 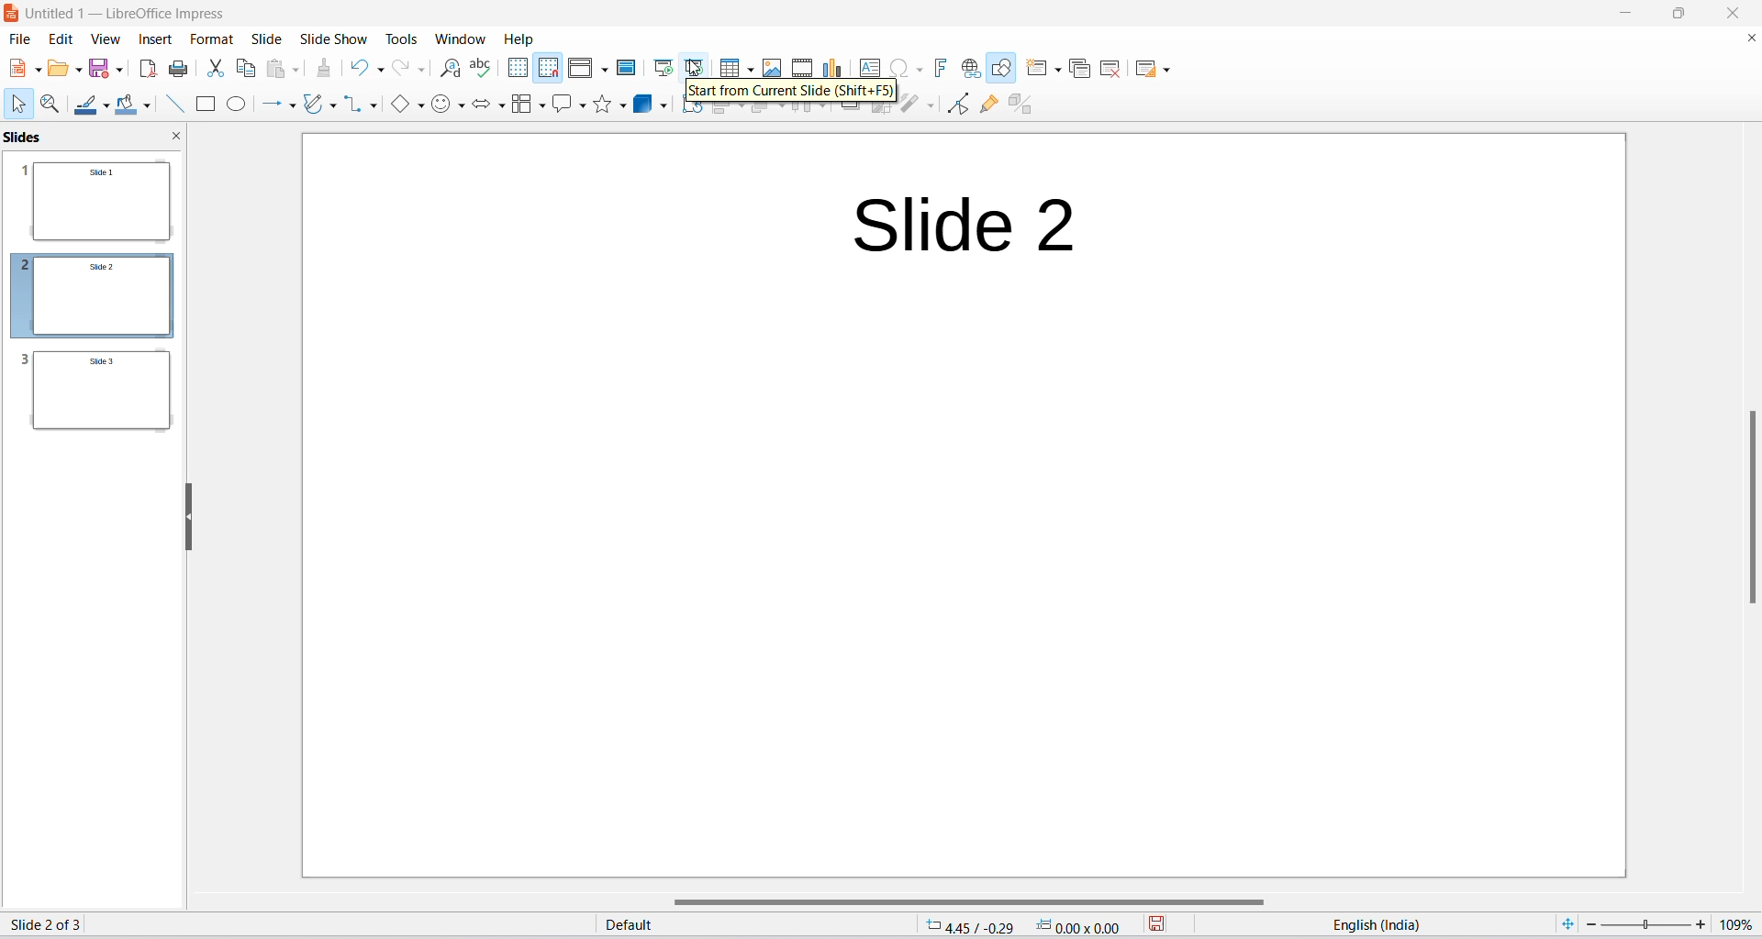 I want to click on object distribute, so click(x=829, y=112).